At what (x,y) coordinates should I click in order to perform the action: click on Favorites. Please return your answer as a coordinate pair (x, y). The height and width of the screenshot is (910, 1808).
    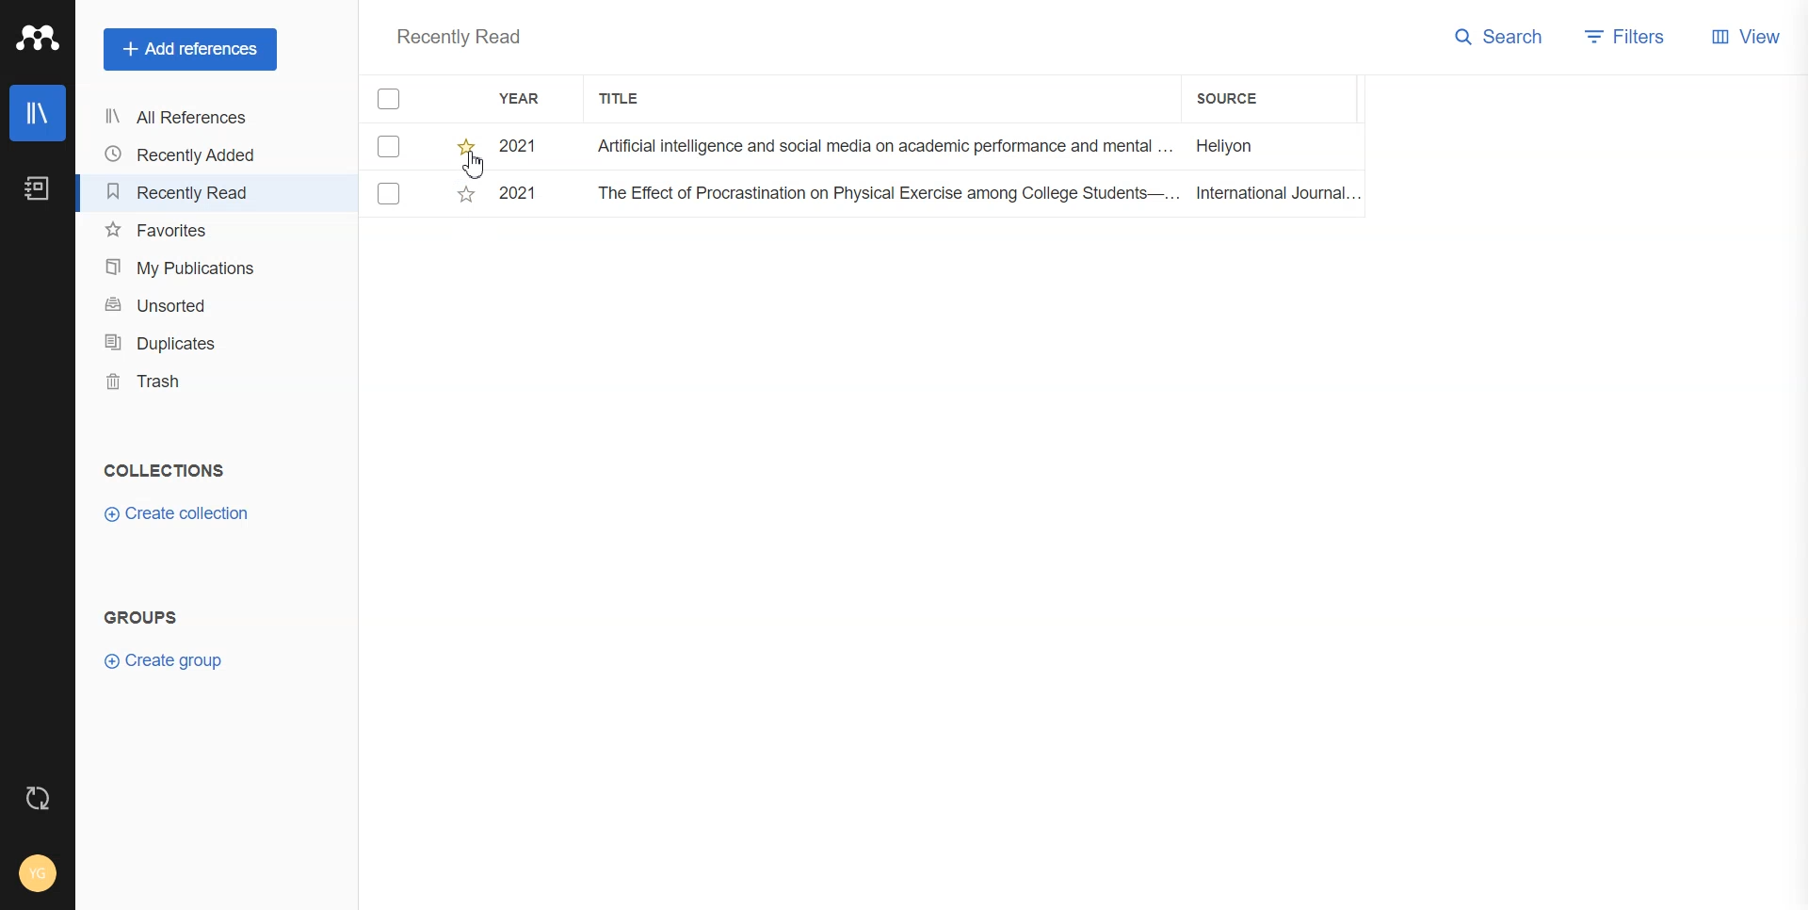
    Looking at the image, I should click on (186, 228).